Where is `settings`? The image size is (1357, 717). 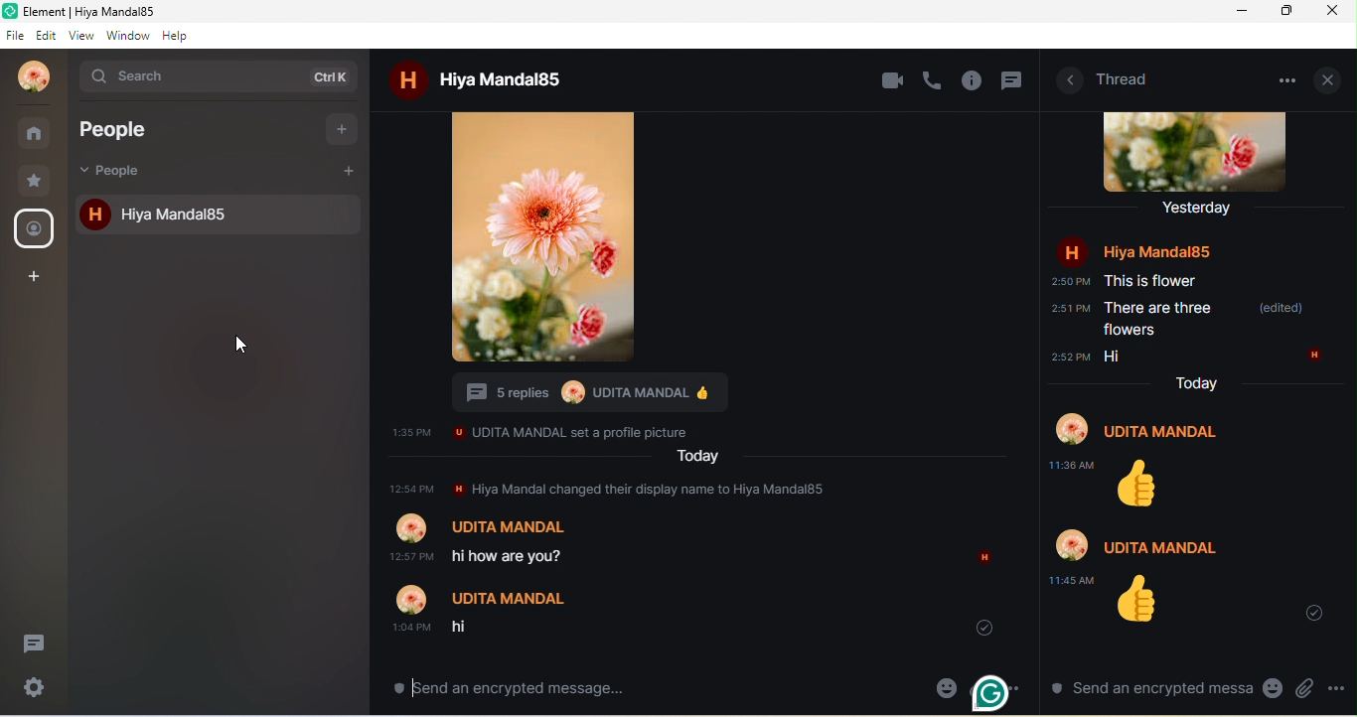 settings is located at coordinates (35, 689).